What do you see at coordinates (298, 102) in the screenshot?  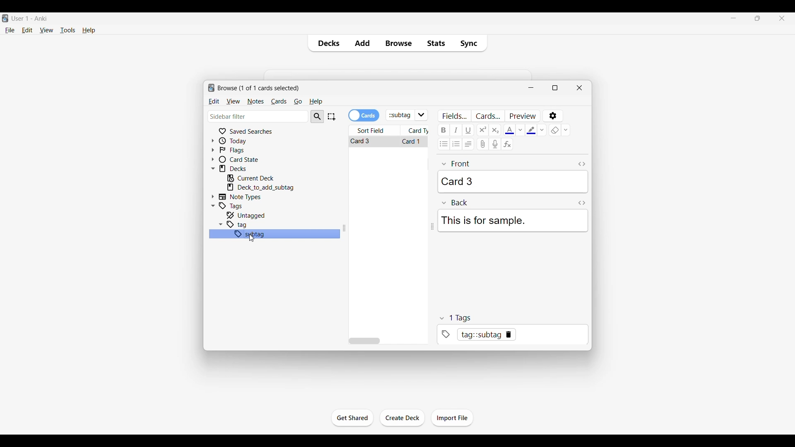 I see `Go menu` at bounding box center [298, 102].